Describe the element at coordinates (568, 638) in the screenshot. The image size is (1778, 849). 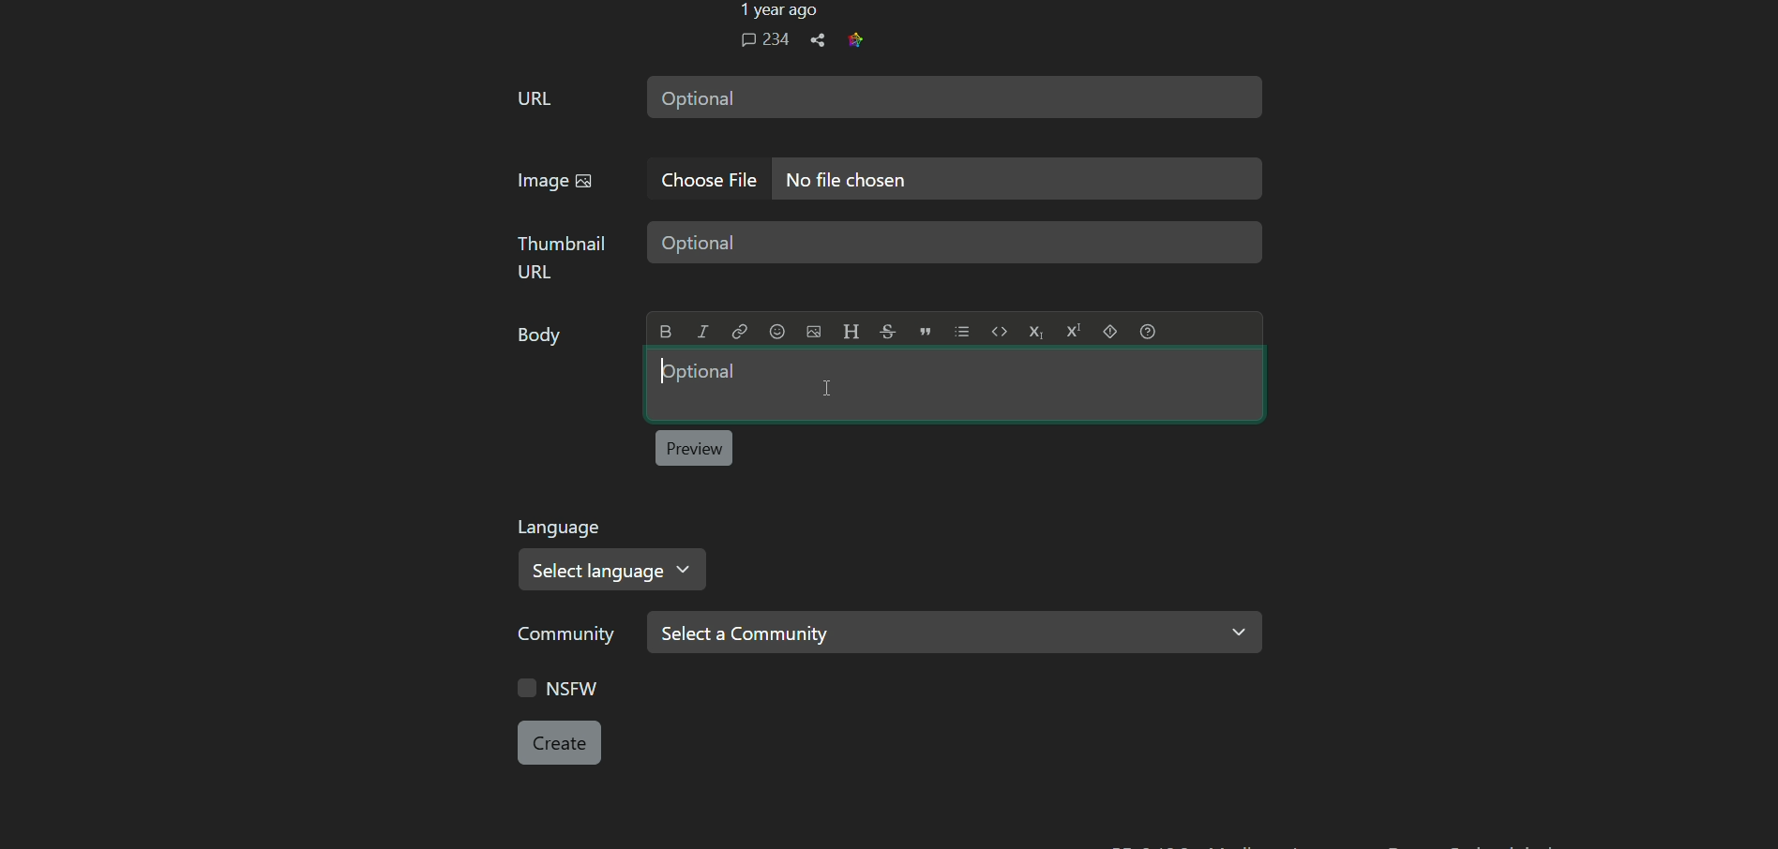
I see `community` at that location.